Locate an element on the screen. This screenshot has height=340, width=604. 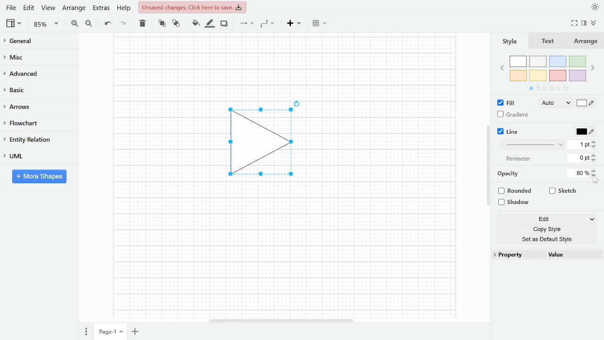
Page options is located at coordinates (123, 333).